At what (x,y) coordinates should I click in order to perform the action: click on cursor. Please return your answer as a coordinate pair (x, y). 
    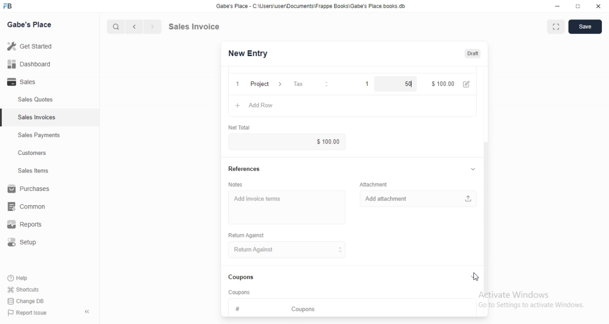
    Looking at the image, I should click on (111, 27).